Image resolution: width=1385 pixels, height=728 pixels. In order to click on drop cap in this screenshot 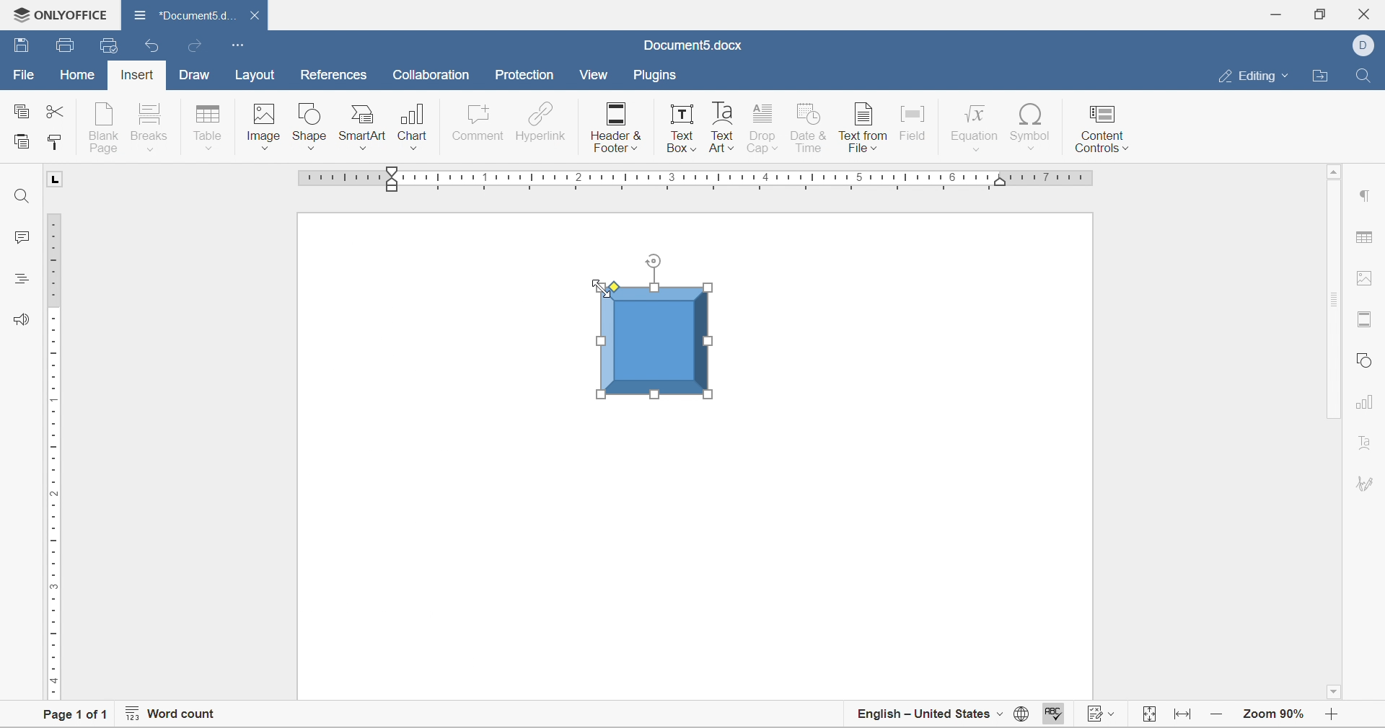, I will do `click(764, 129)`.